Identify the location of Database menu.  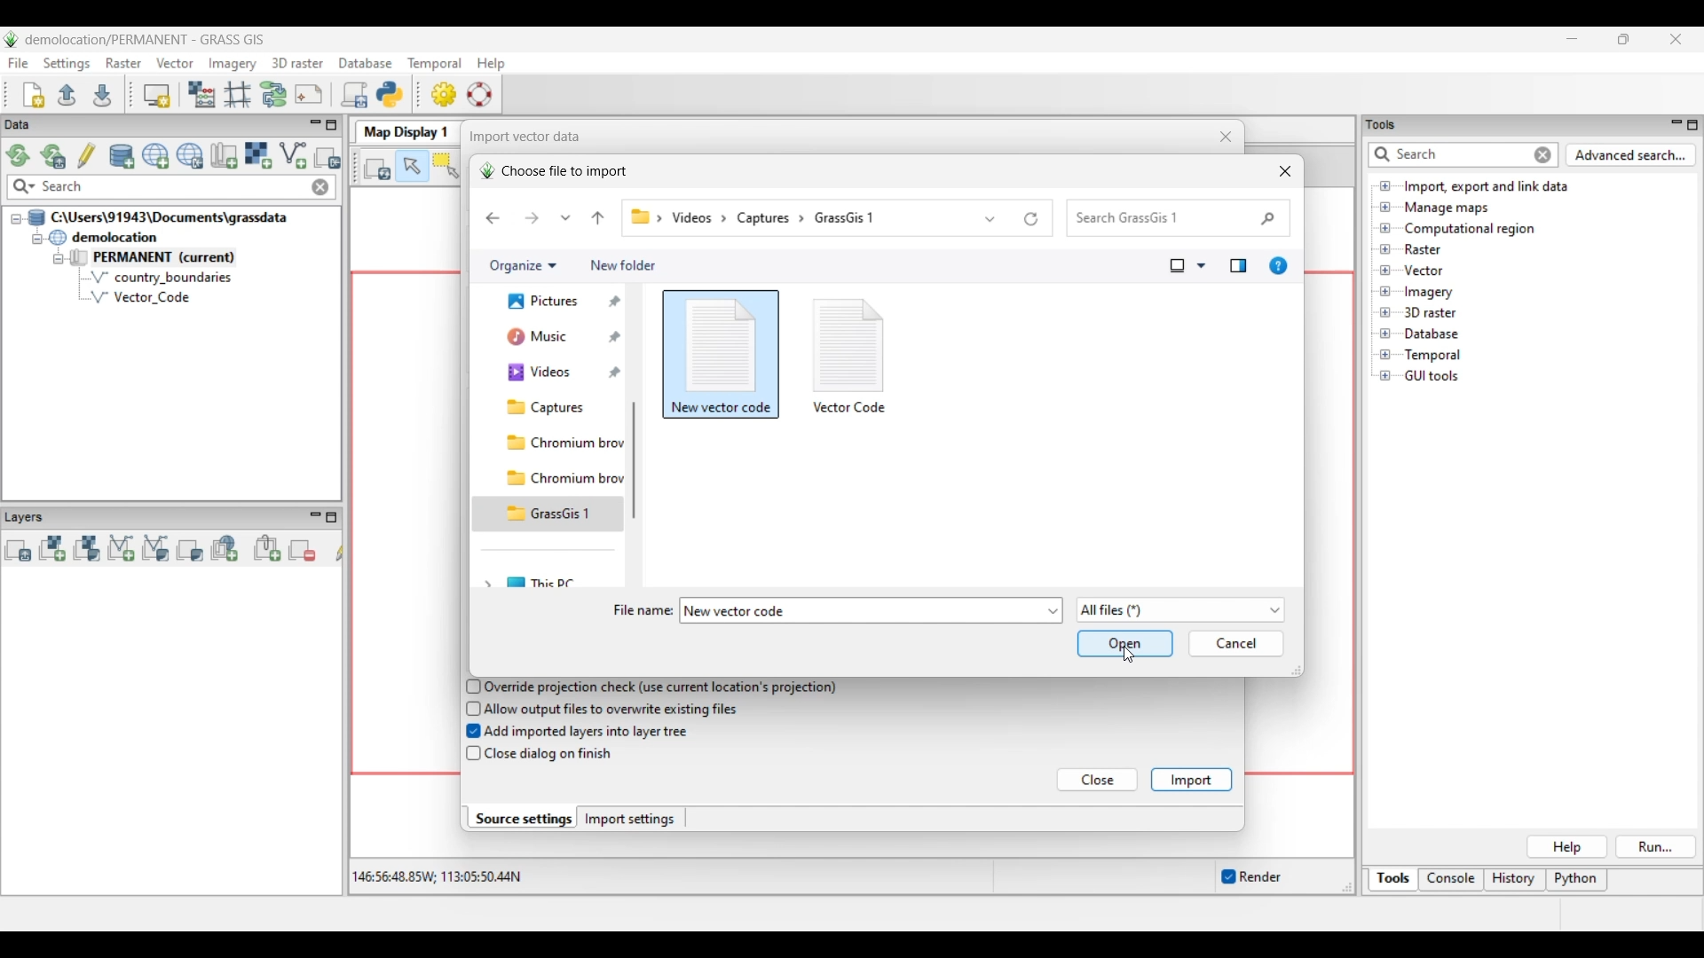
(366, 64).